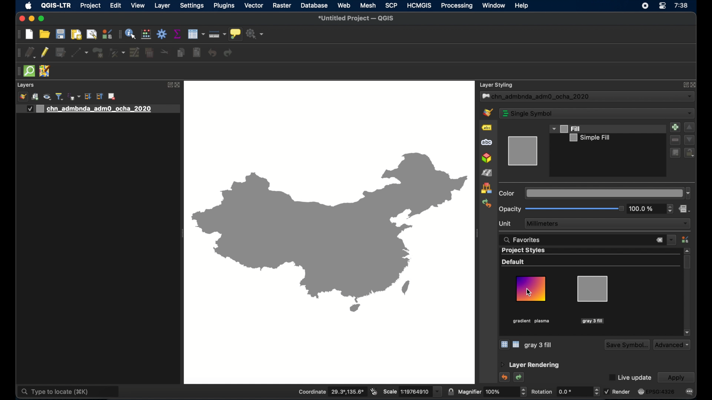  Describe the element at coordinates (235, 34) in the screenshot. I see `show map tips` at that location.